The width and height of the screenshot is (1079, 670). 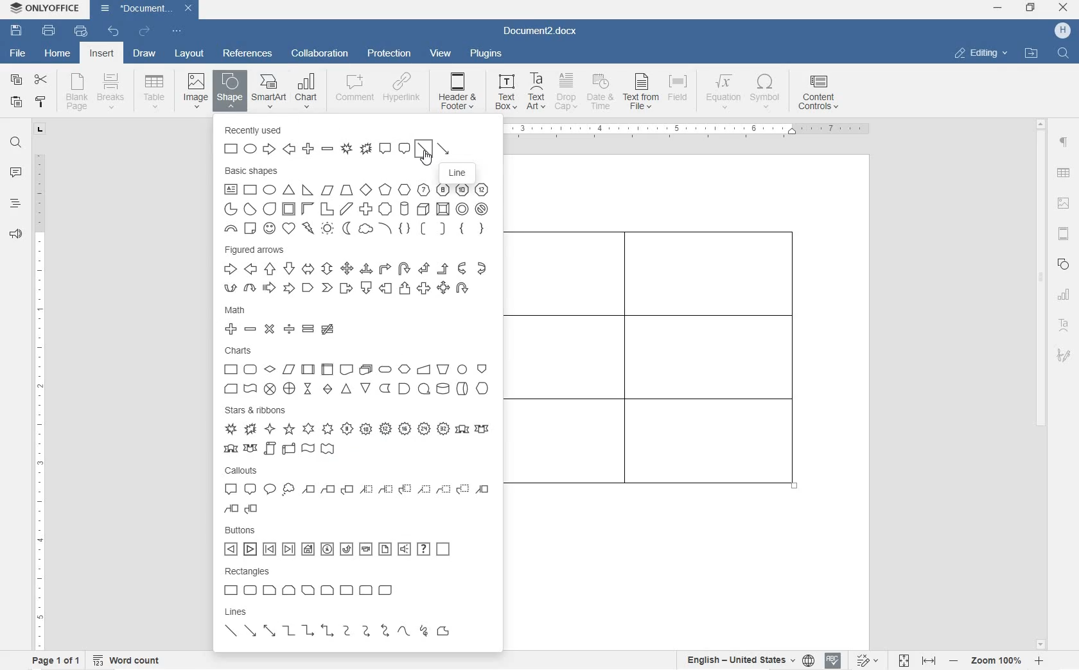 What do you see at coordinates (47, 8) in the screenshot?
I see `ONLYOFFICE` at bounding box center [47, 8].